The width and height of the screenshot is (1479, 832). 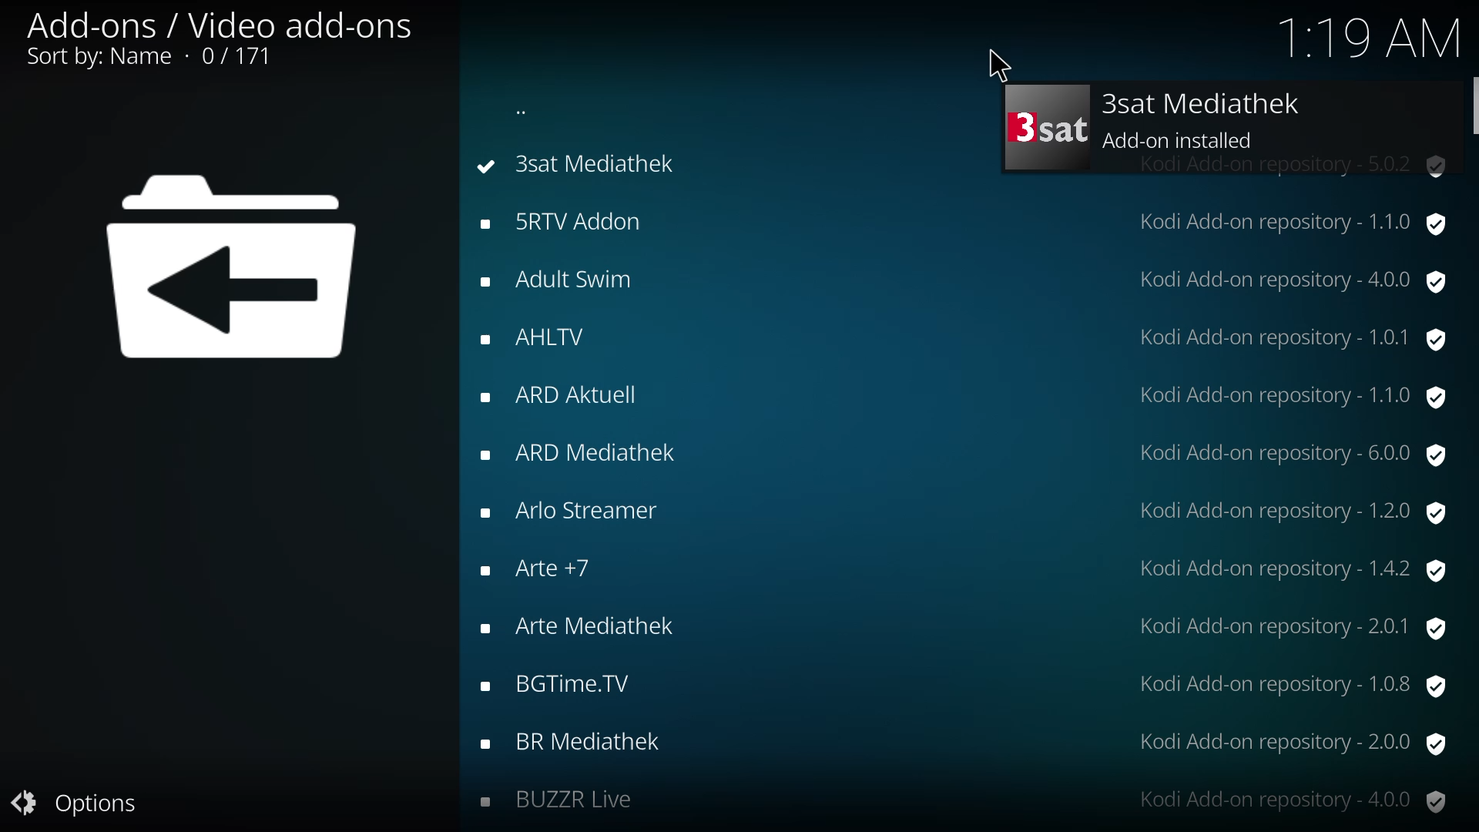 What do you see at coordinates (579, 629) in the screenshot?
I see `add-ons` at bounding box center [579, 629].